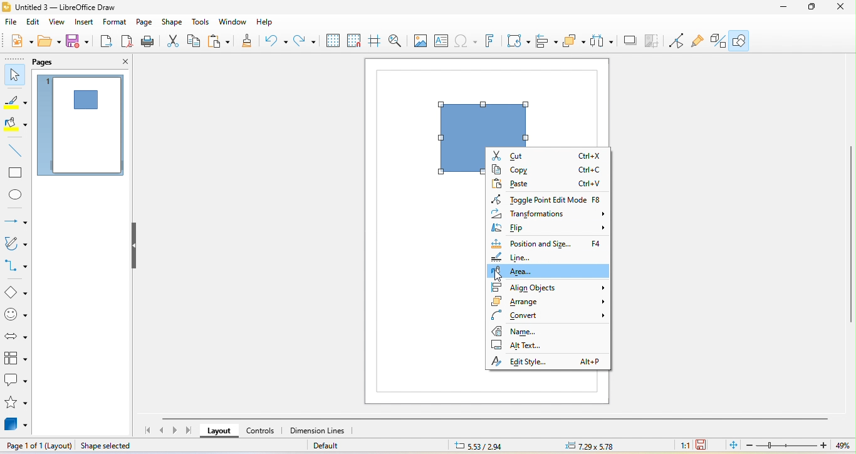 This screenshot has width=856, height=454. Describe the element at coordinates (549, 302) in the screenshot. I see `arrange` at that location.